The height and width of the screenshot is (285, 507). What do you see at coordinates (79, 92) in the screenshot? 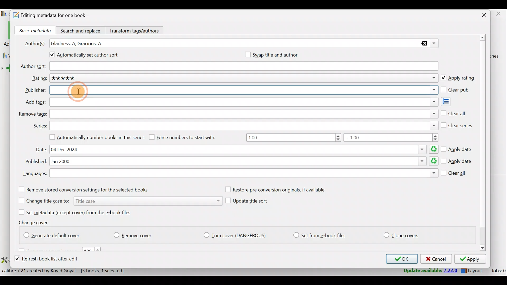
I see `Cursor` at bounding box center [79, 92].